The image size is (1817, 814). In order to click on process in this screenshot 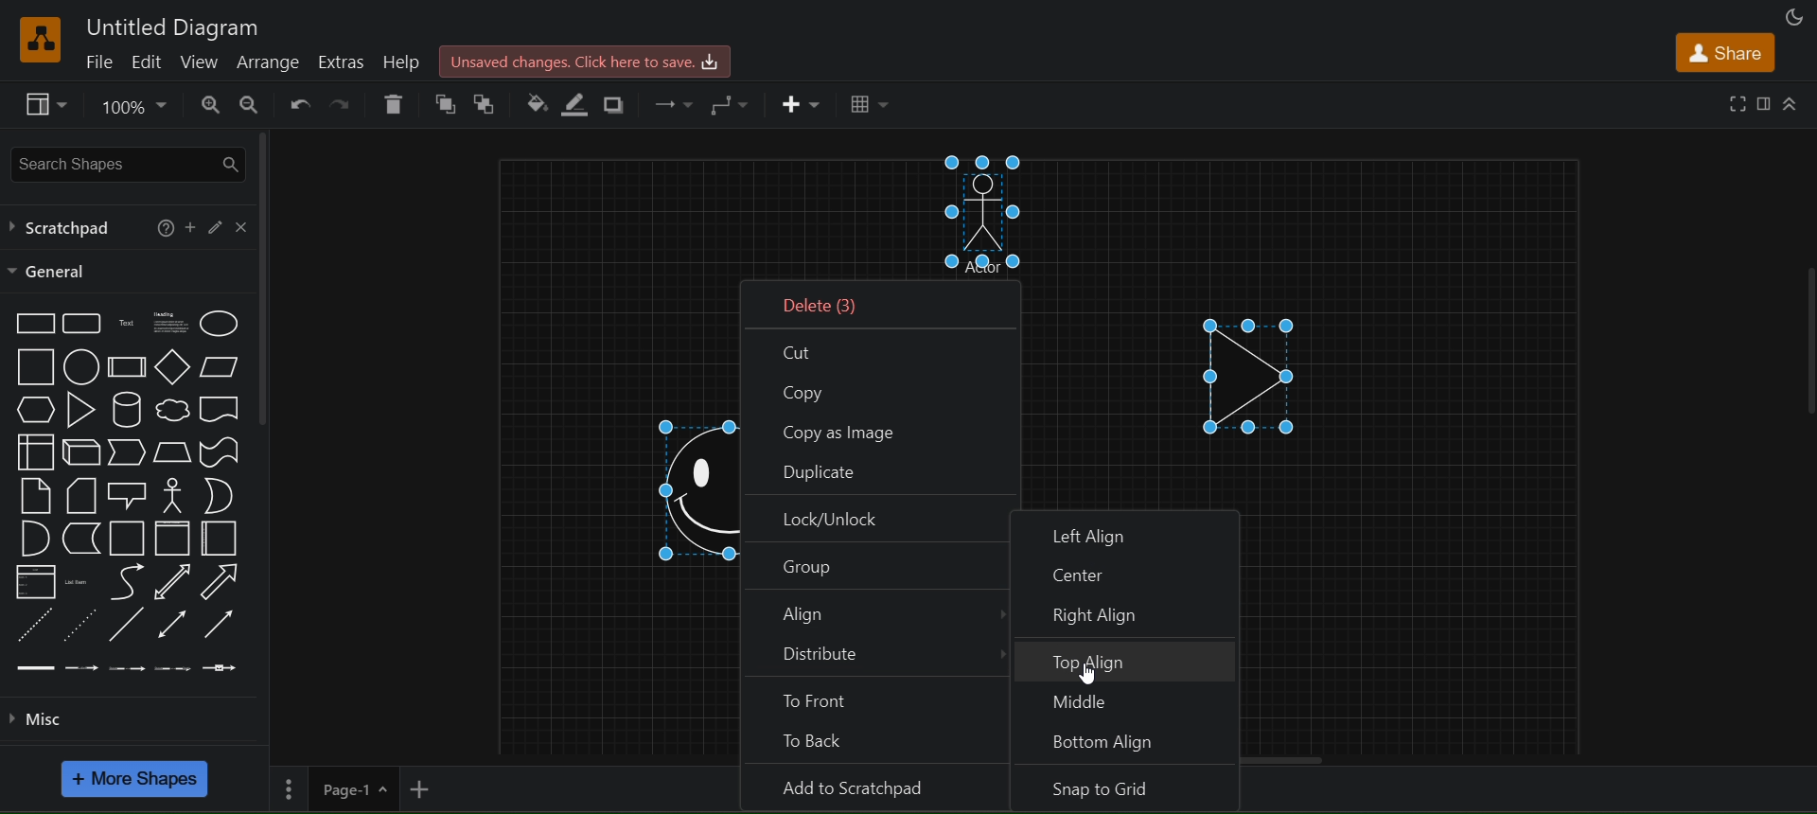, I will do `click(123, 367)`.